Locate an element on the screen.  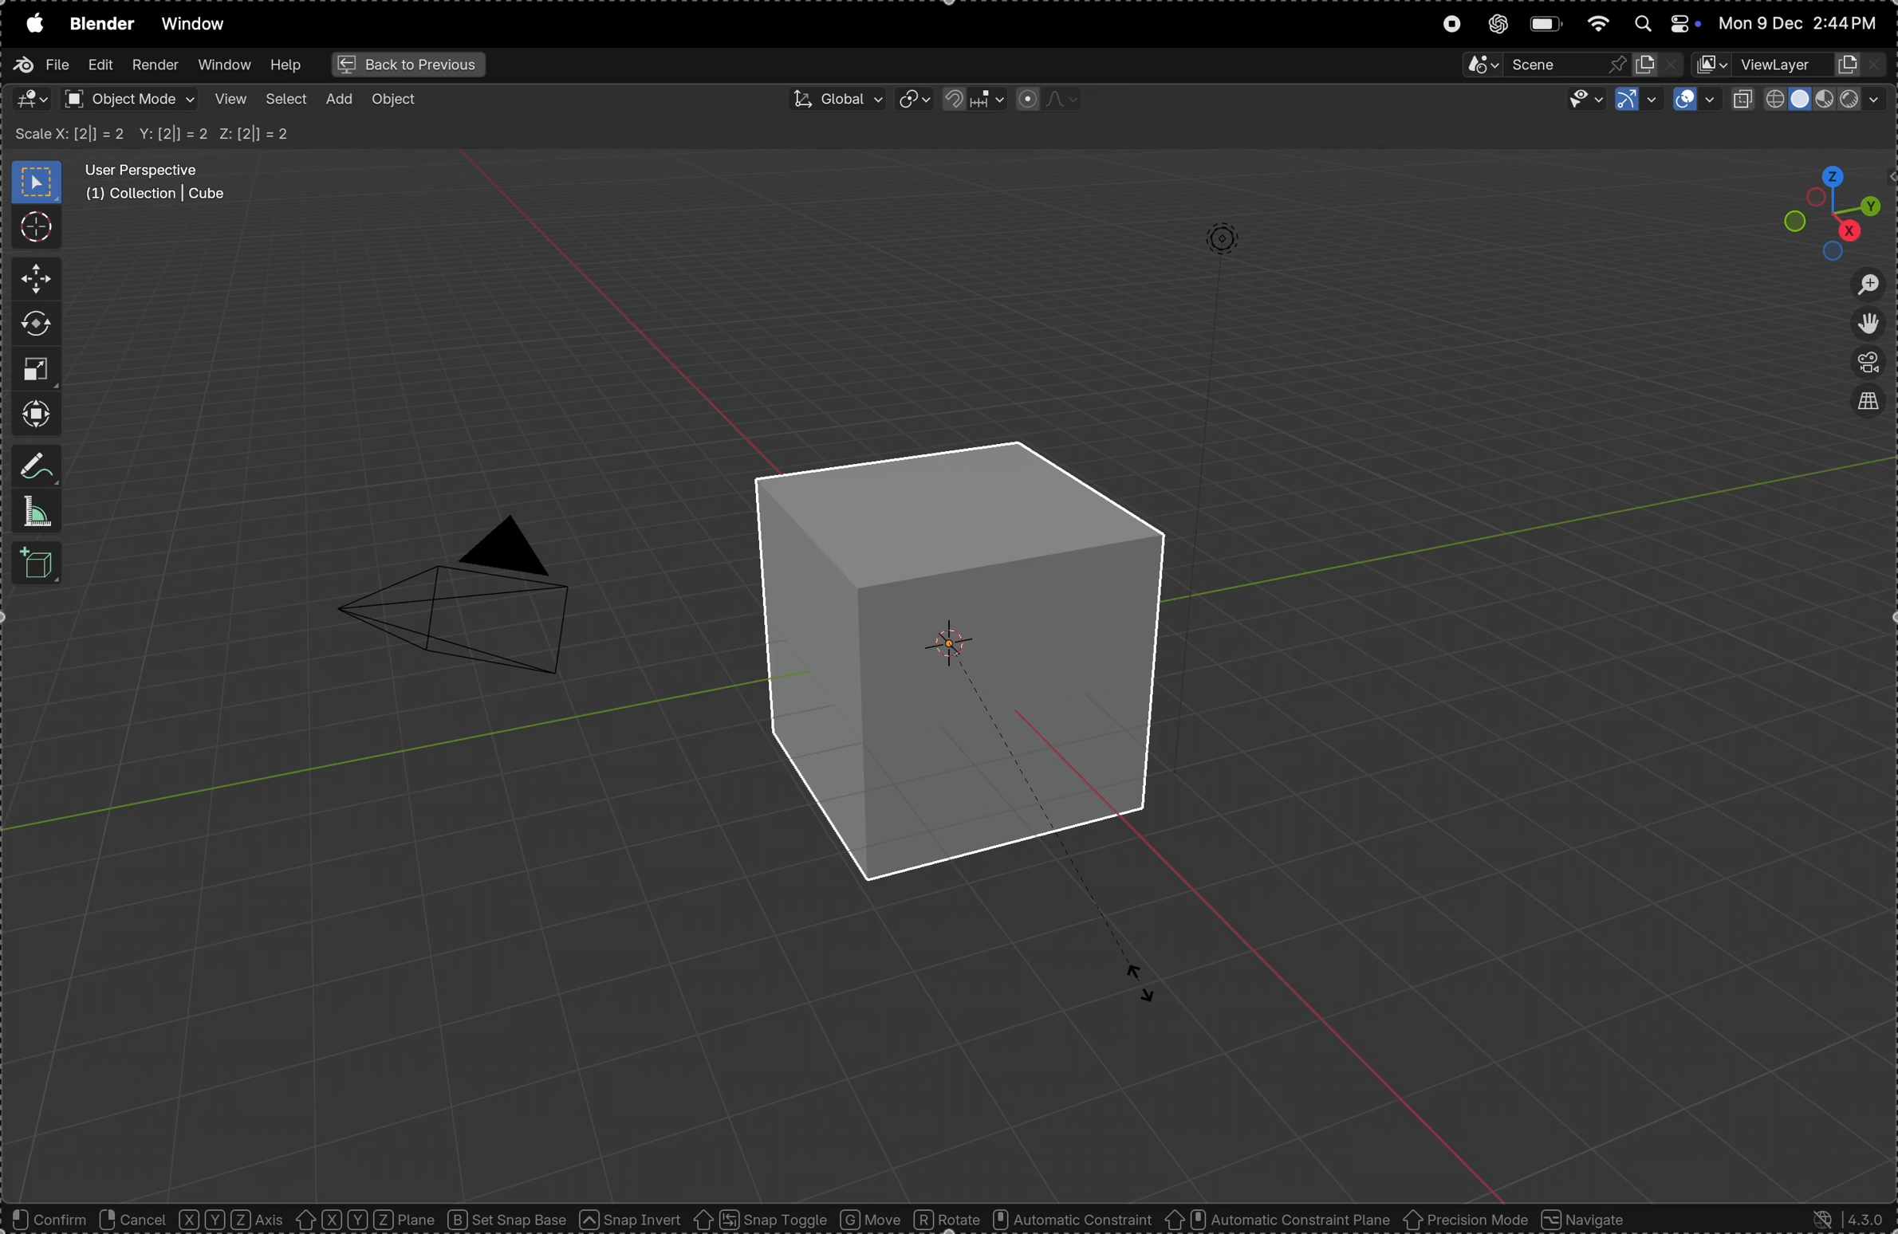
lights is located at coordinates (1220, 237).